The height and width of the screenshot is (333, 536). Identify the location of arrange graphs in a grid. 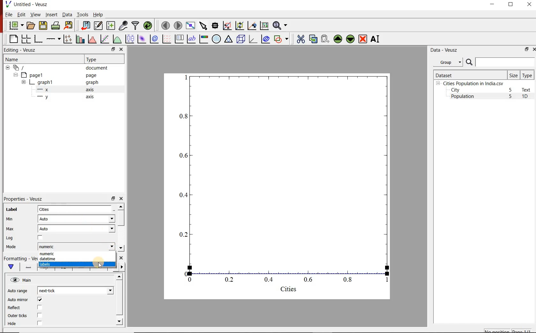
(26, 39).